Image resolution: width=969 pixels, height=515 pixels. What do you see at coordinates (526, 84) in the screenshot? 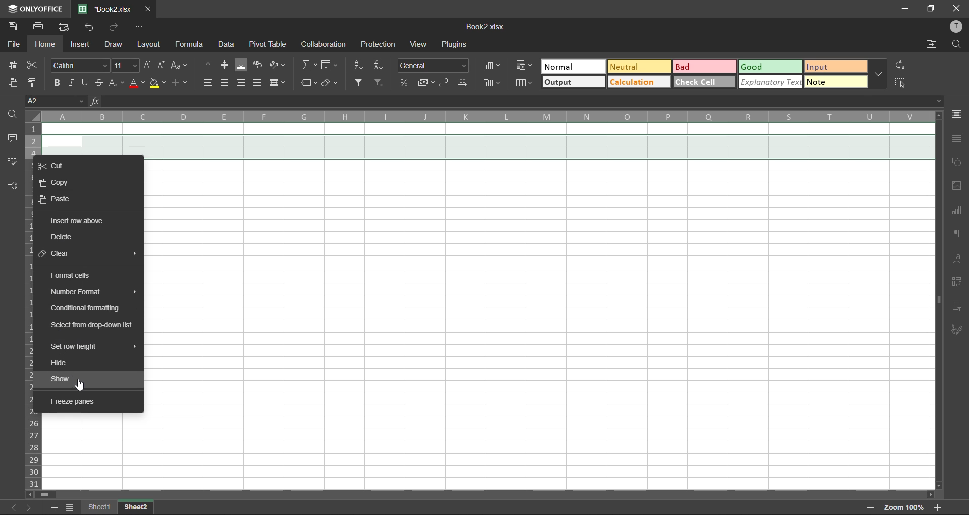
I see `format as table` at bounding box center [526, 84].